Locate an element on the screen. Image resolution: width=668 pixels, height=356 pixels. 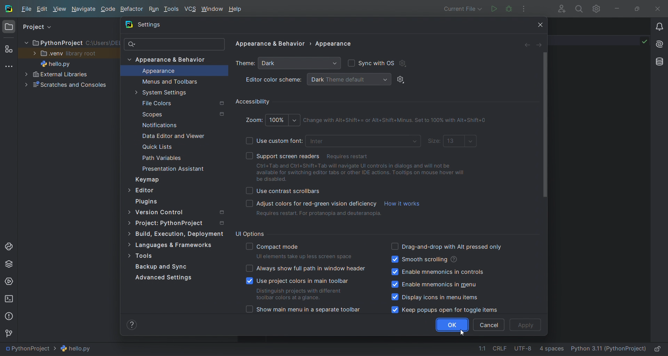
debug is located at coordinates (510, 8).